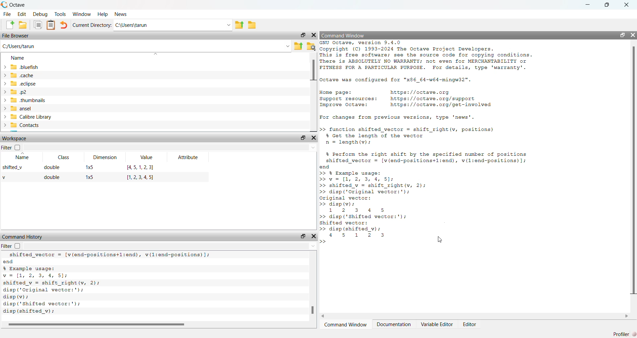  Describe the element at coordinates (434, 158) in the screenshot. I see `% Perform the right shift by the specified number of positions
shifted_vector = [v(end-positions+l:end), v(l:end-positions)];` at that location.